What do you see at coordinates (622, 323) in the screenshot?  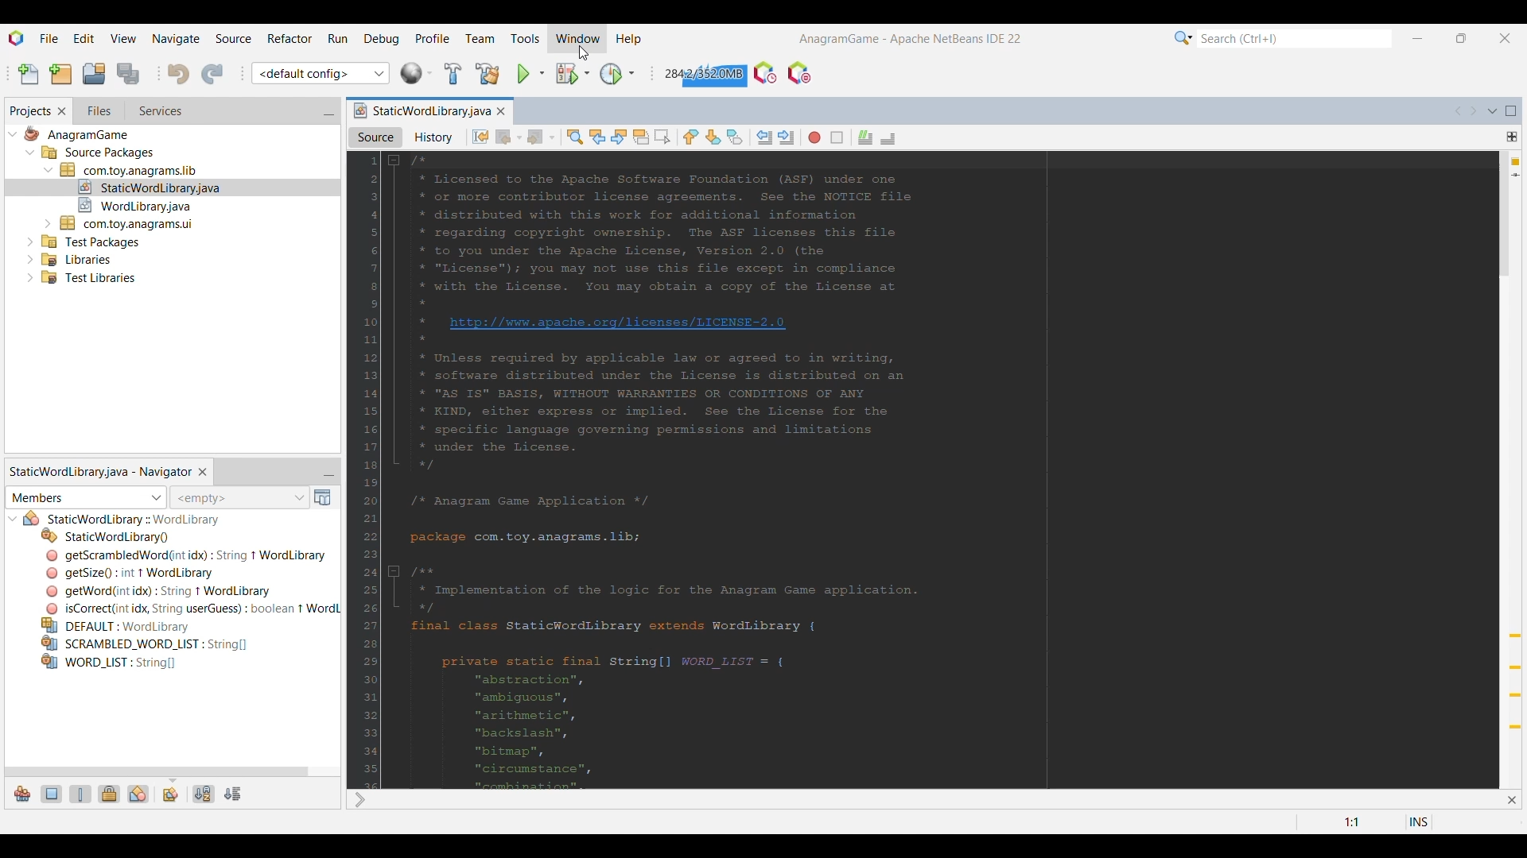 I see `` at bounding box center [622, 323].